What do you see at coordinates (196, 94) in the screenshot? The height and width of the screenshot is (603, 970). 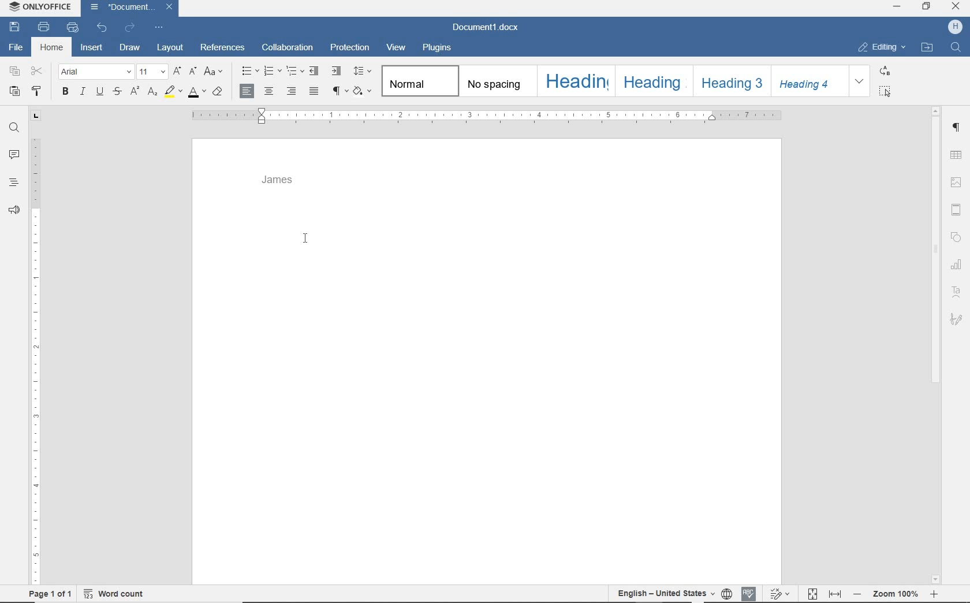 I see `font color` at bounding box center [196, 94].